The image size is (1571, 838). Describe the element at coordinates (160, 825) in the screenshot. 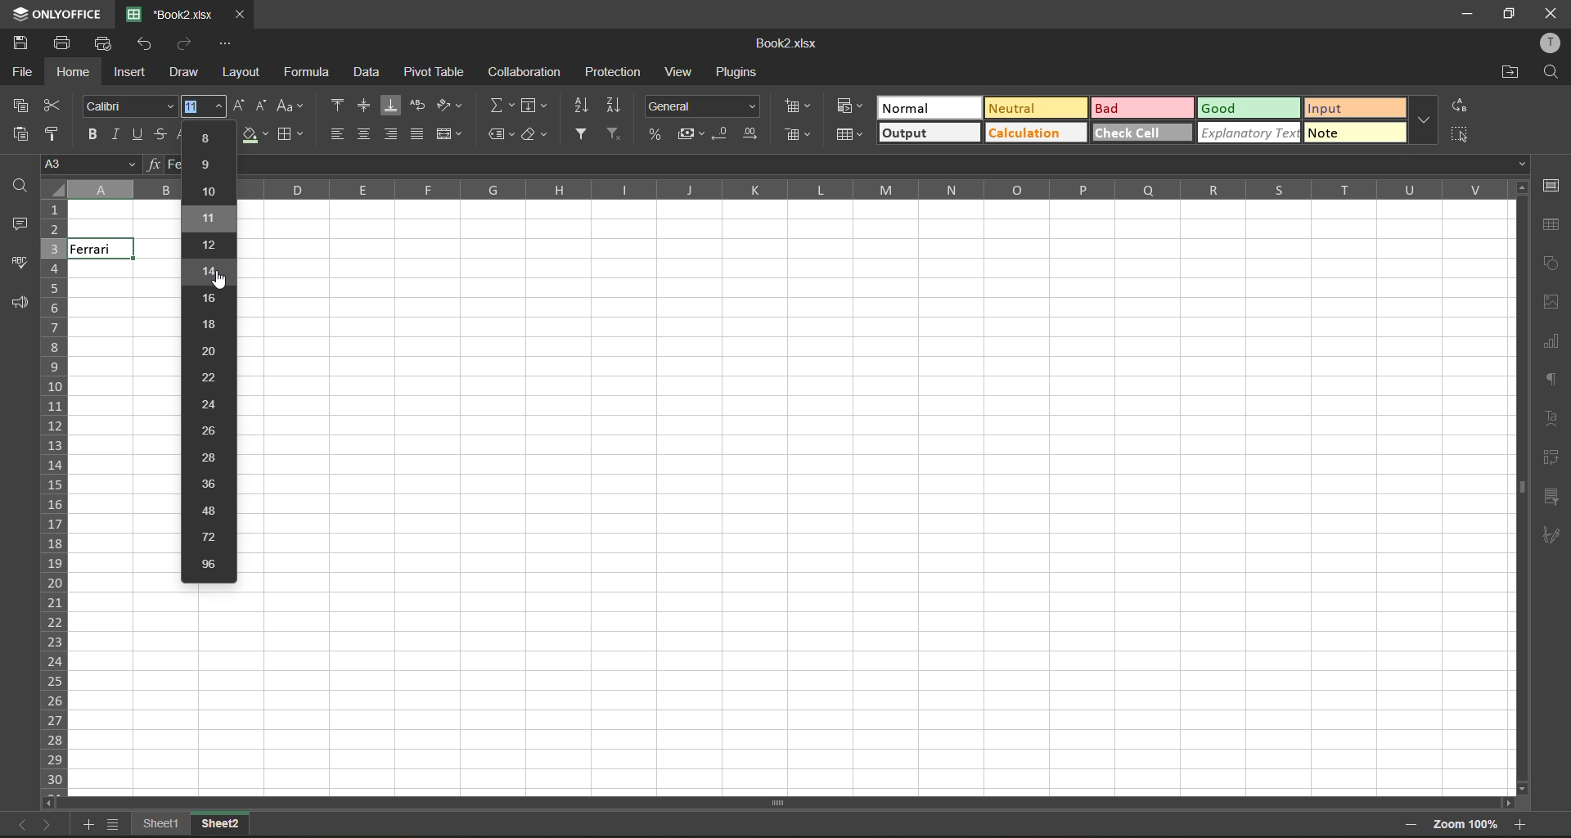

I see `sheet names` at that location.